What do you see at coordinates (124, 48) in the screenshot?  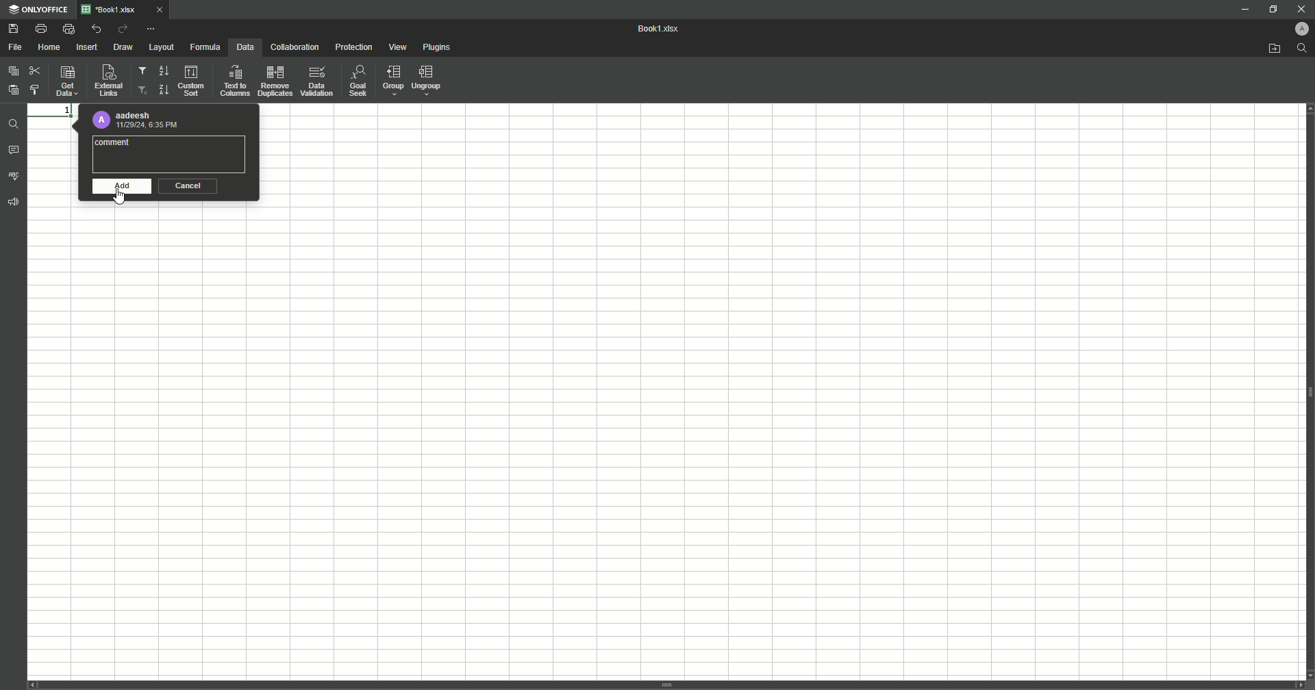 I see `Draw` at bounding box center [124, 48].